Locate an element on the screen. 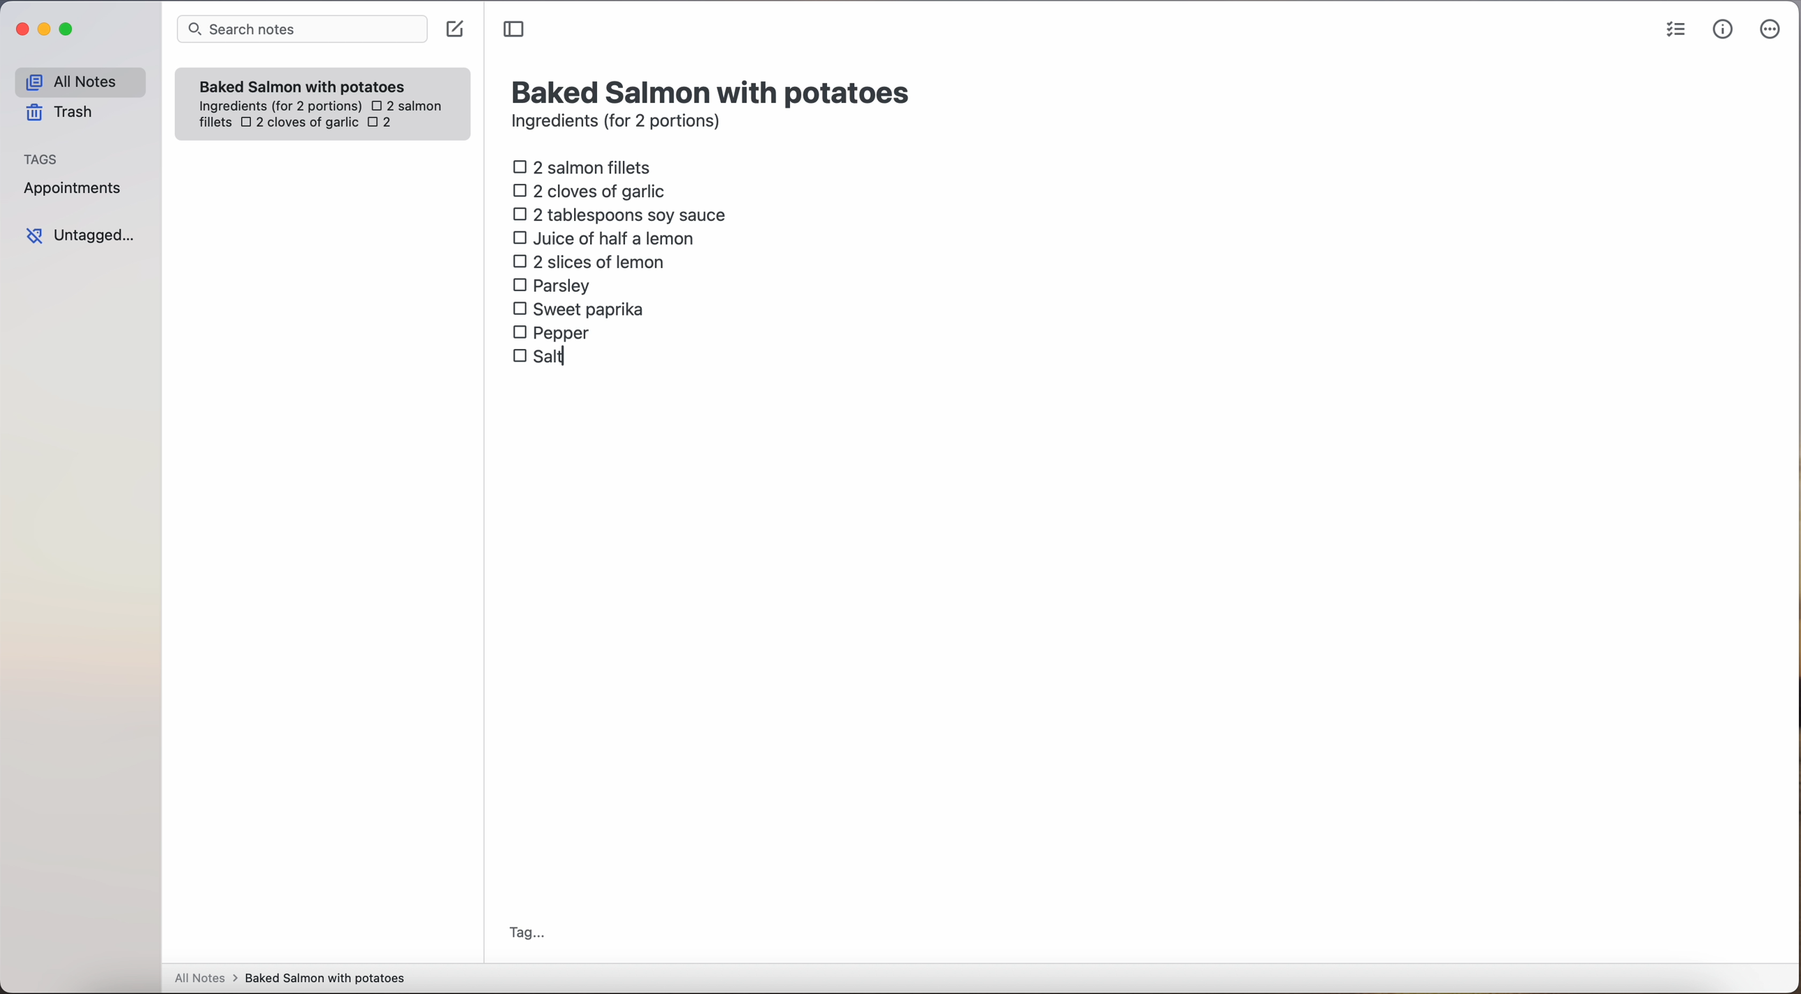  ingredients (for 2 portions) is located at coordinates (620, 123).